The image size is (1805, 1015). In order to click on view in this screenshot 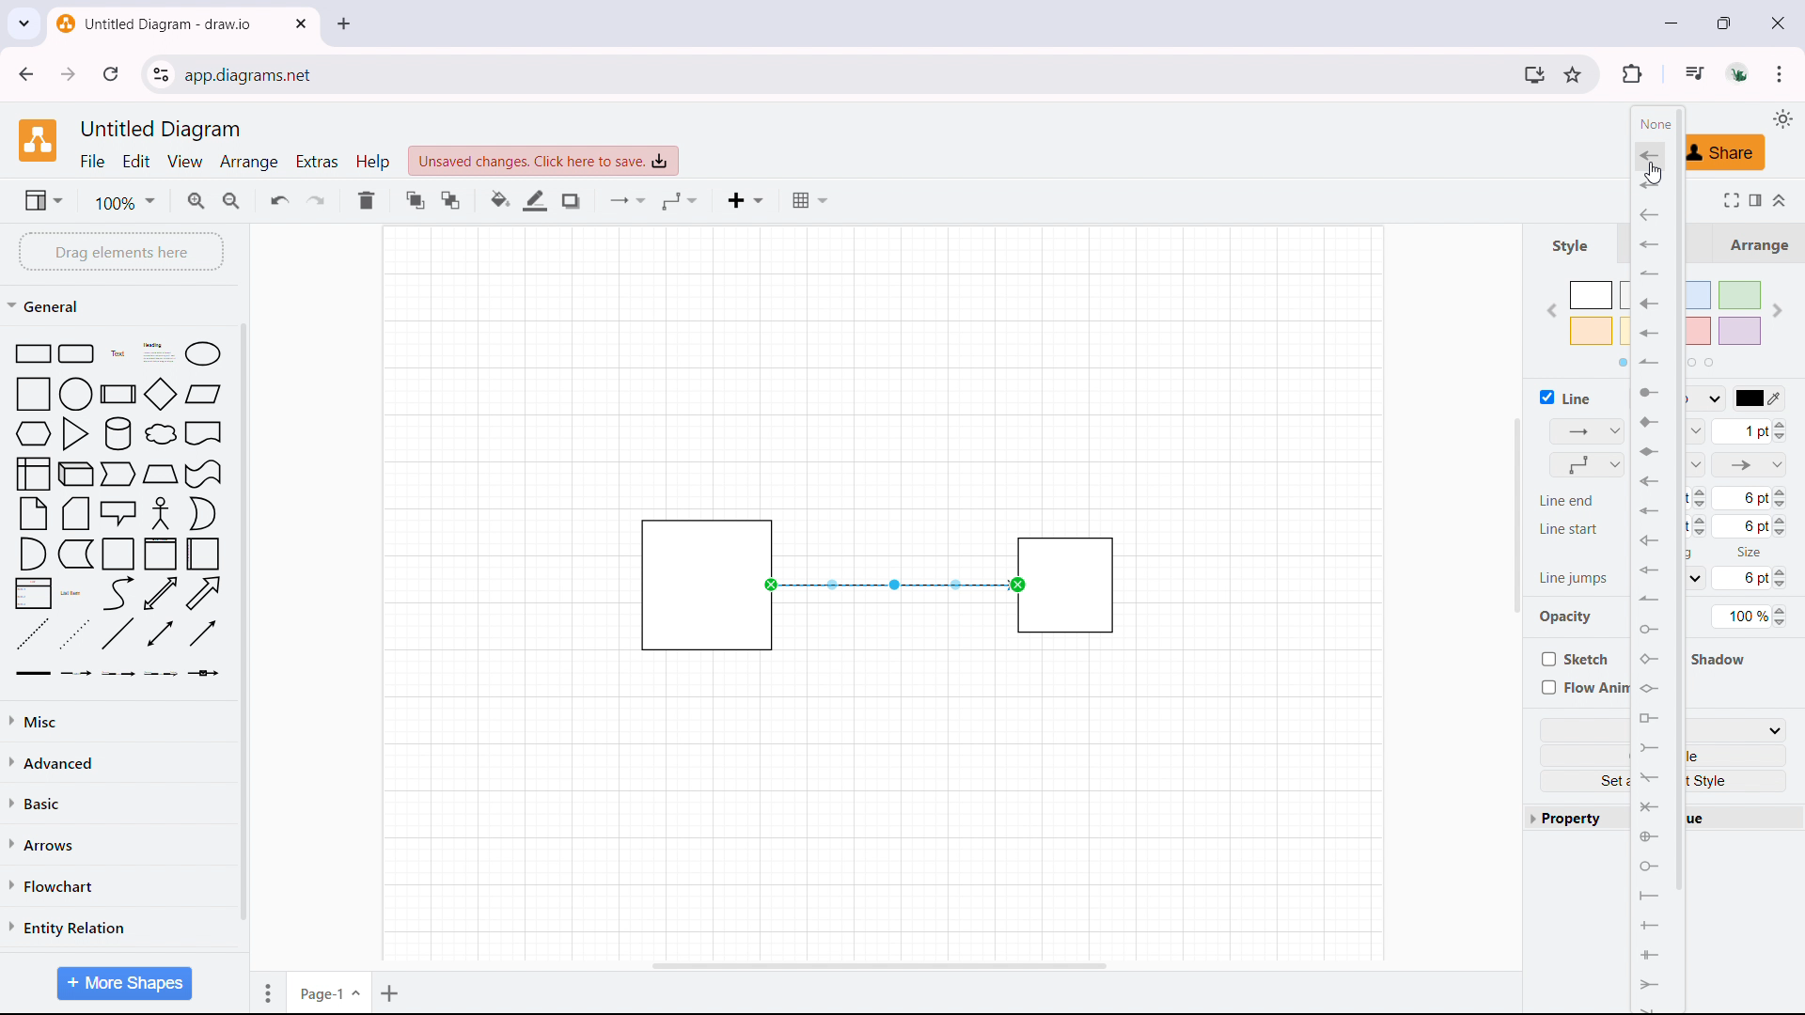, I will do `click(186, 163)`.